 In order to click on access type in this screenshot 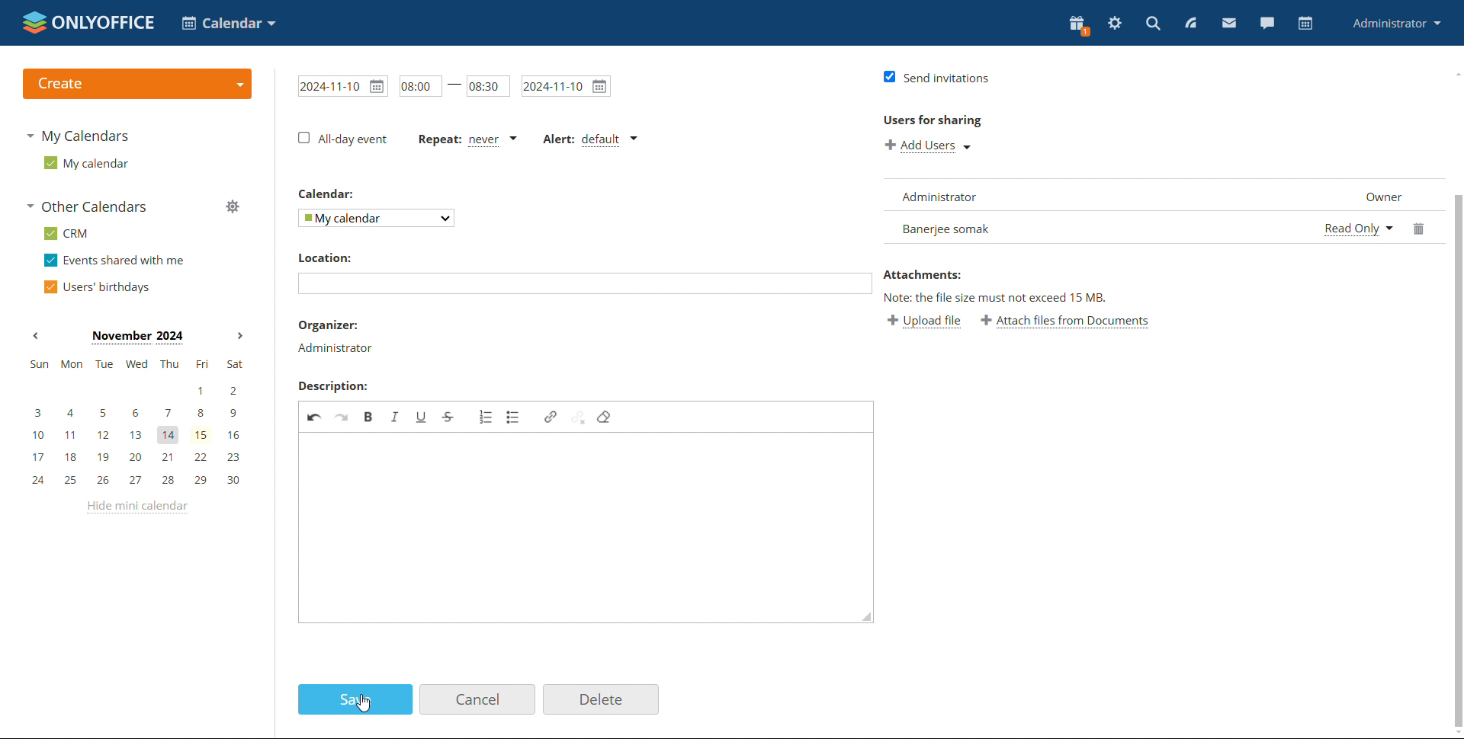, I will do `click(1353, 231)`.